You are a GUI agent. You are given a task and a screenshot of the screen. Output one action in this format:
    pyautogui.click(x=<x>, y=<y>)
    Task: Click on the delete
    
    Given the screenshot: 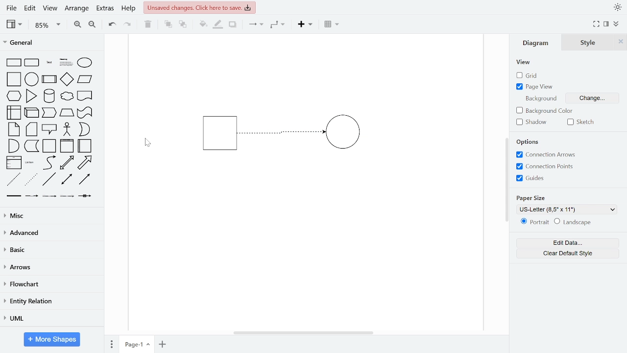 What is the action you would take?
    pyautogui.click(x=148, y=24)
    